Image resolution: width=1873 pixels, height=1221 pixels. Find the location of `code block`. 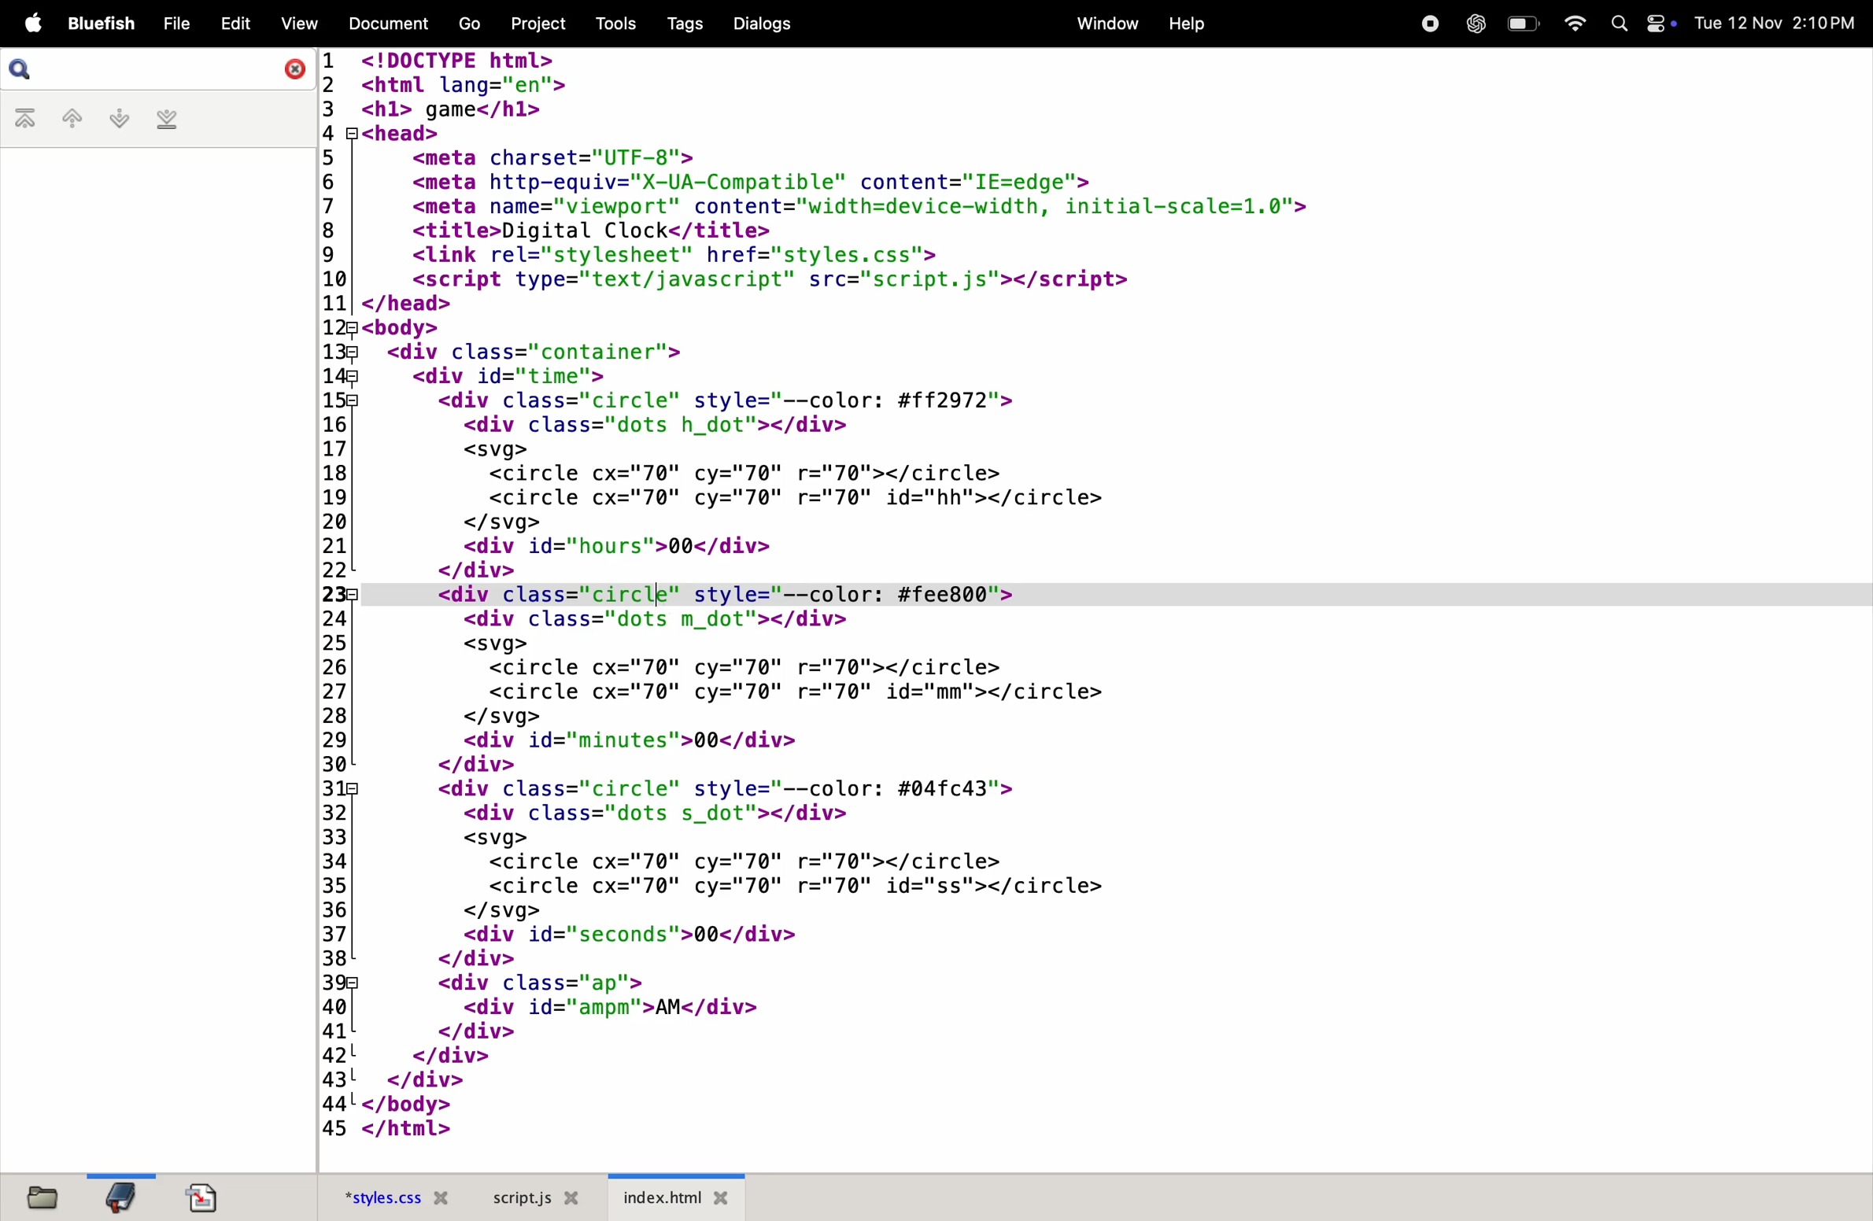

code block is located at coordinates (933, 312).